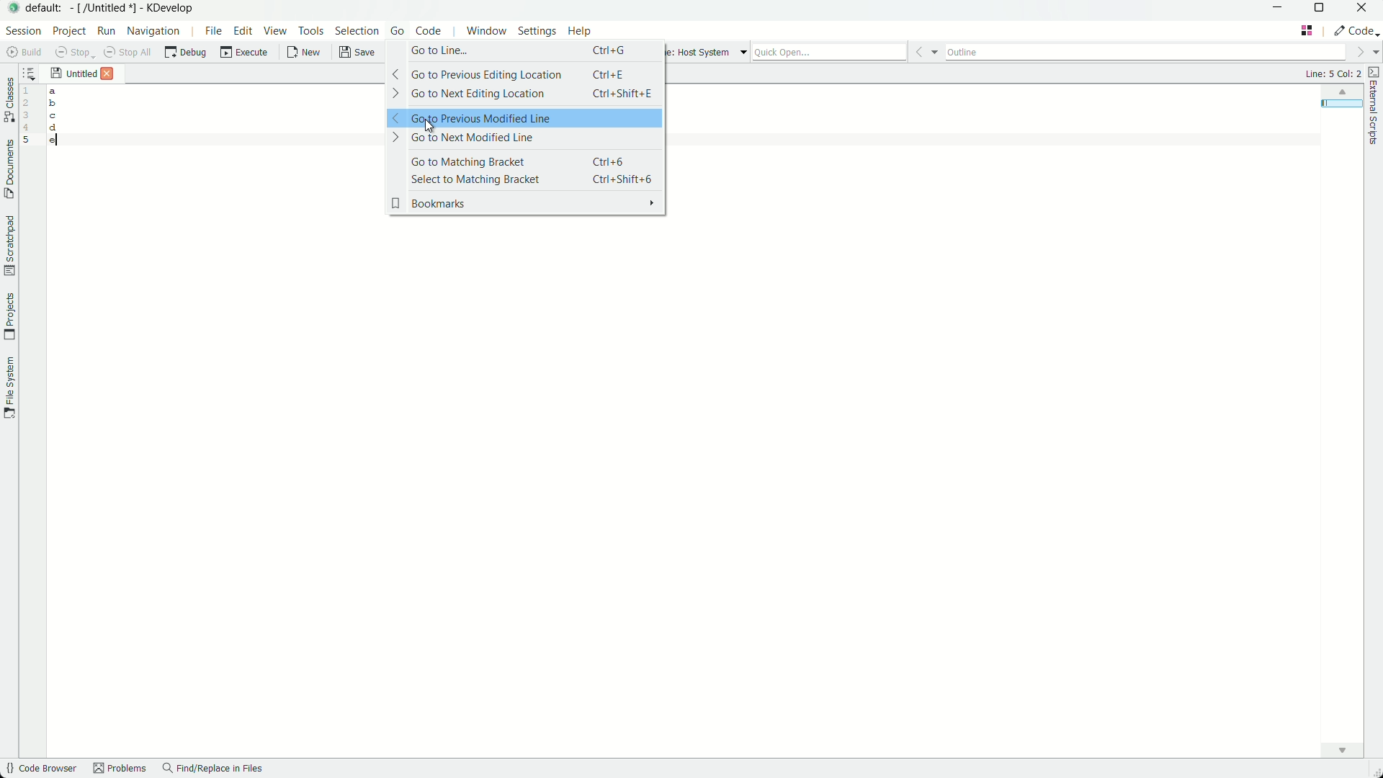 This screenshot has width=1383, height=778. What do you see at coordinates (80, 74) in the screenshot?
I see `untitled` at bounding box center [80, 74].